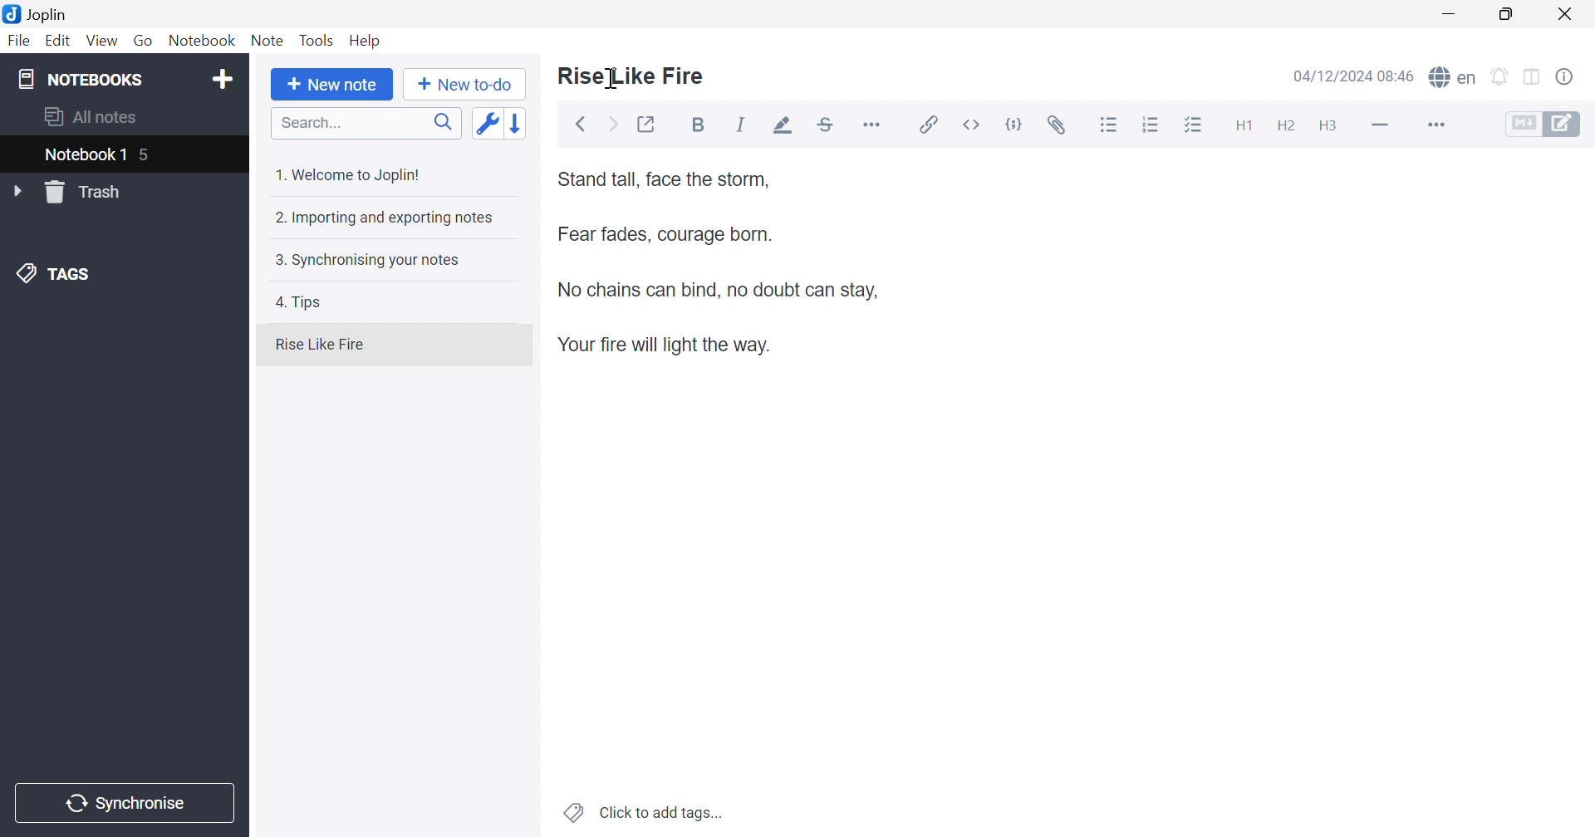 The width and height of the screenshot is (1595, 837). What do you see at coordinates (331, 84) in the screenshot?
I see `New note` at bounding box center [331, 84].